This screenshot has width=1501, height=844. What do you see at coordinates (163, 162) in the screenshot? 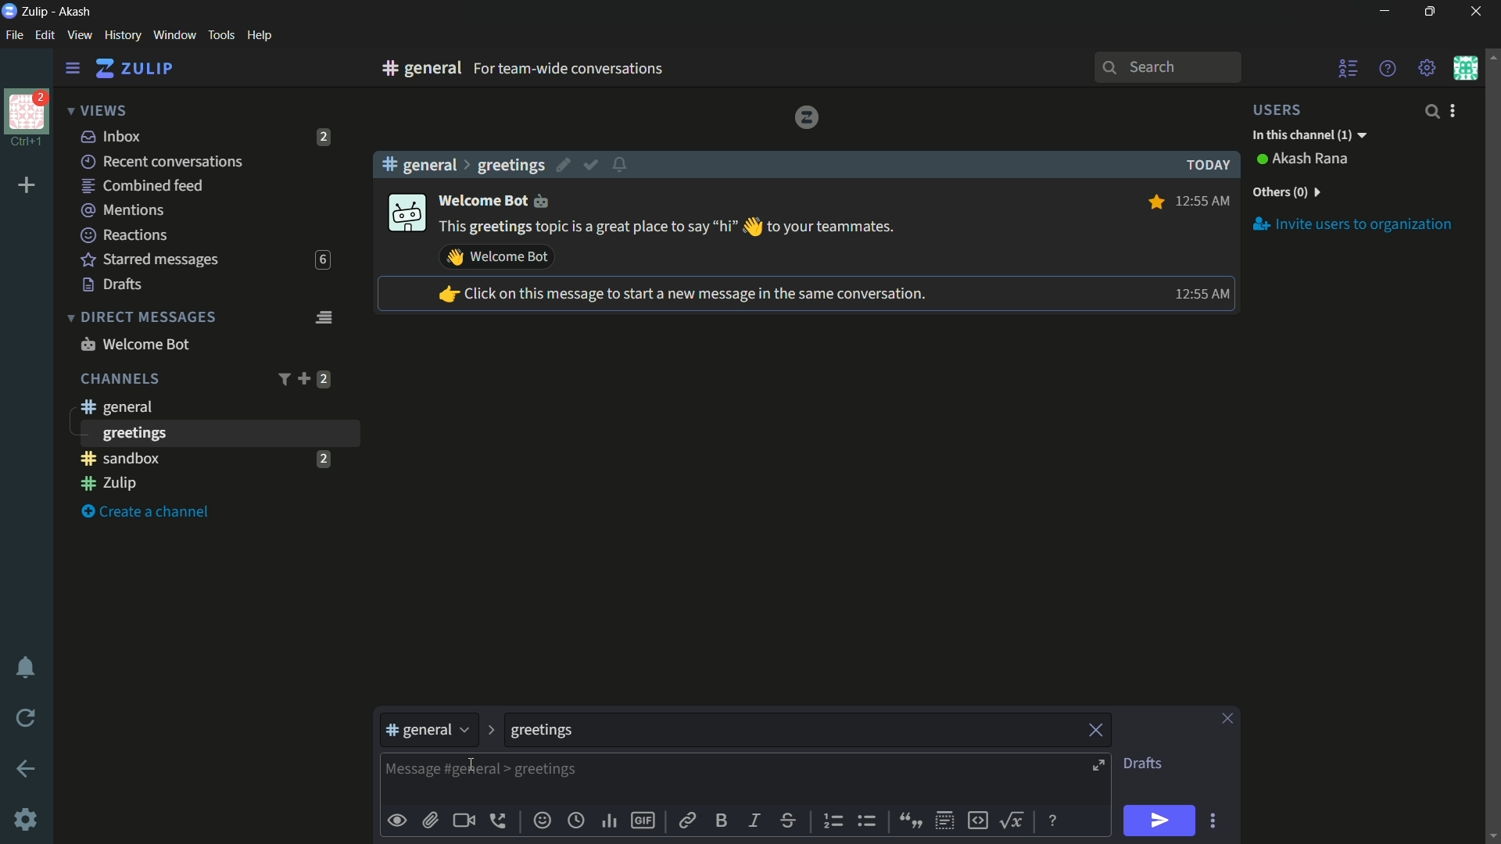
I see `recent conversation` at bounding box center [163, 162].